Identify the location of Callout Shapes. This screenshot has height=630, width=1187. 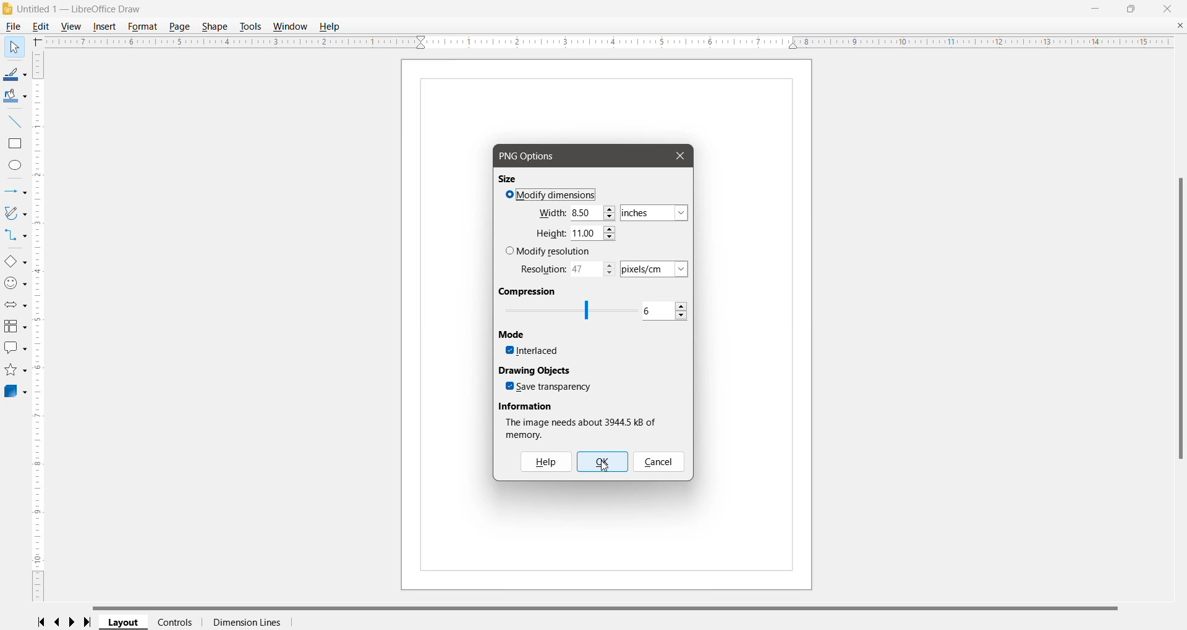
(15, 349).